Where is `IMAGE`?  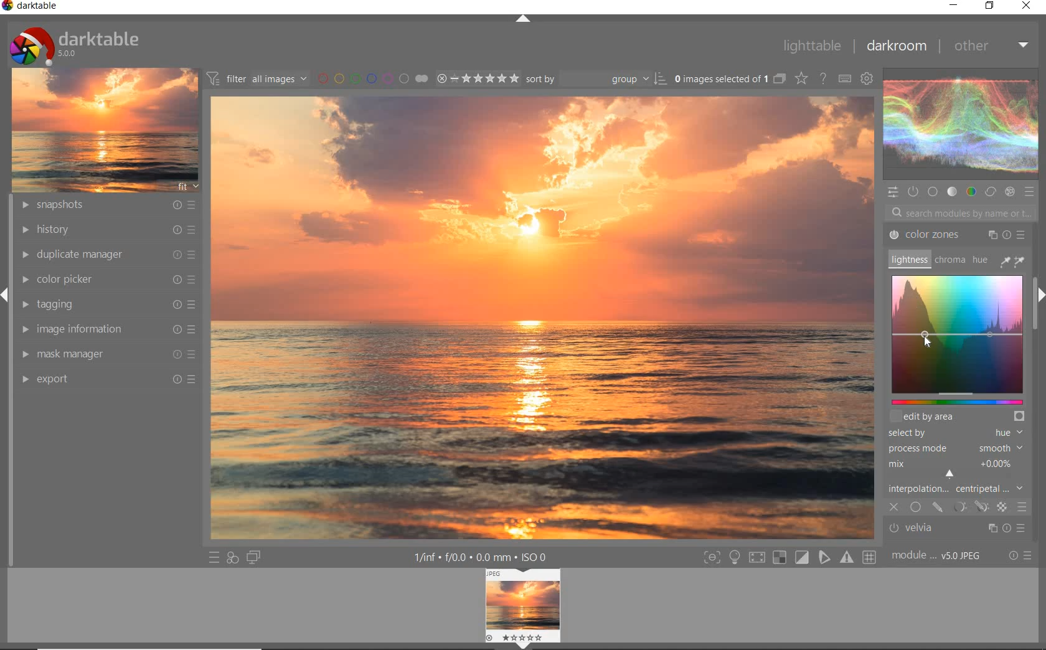
IMAGE is located at coordinates (105, 129).